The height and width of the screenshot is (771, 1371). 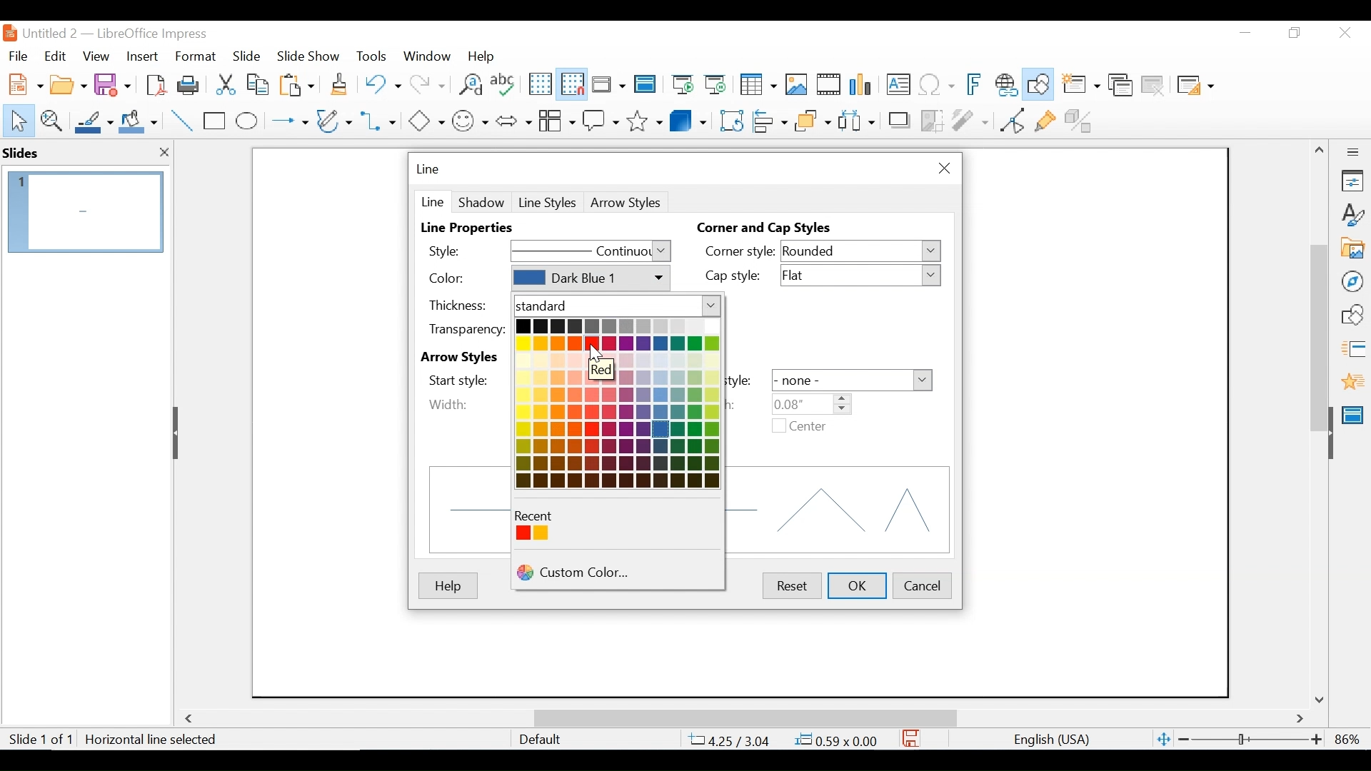 I want to click on Delete Slide, so click(x=1152, y=86).